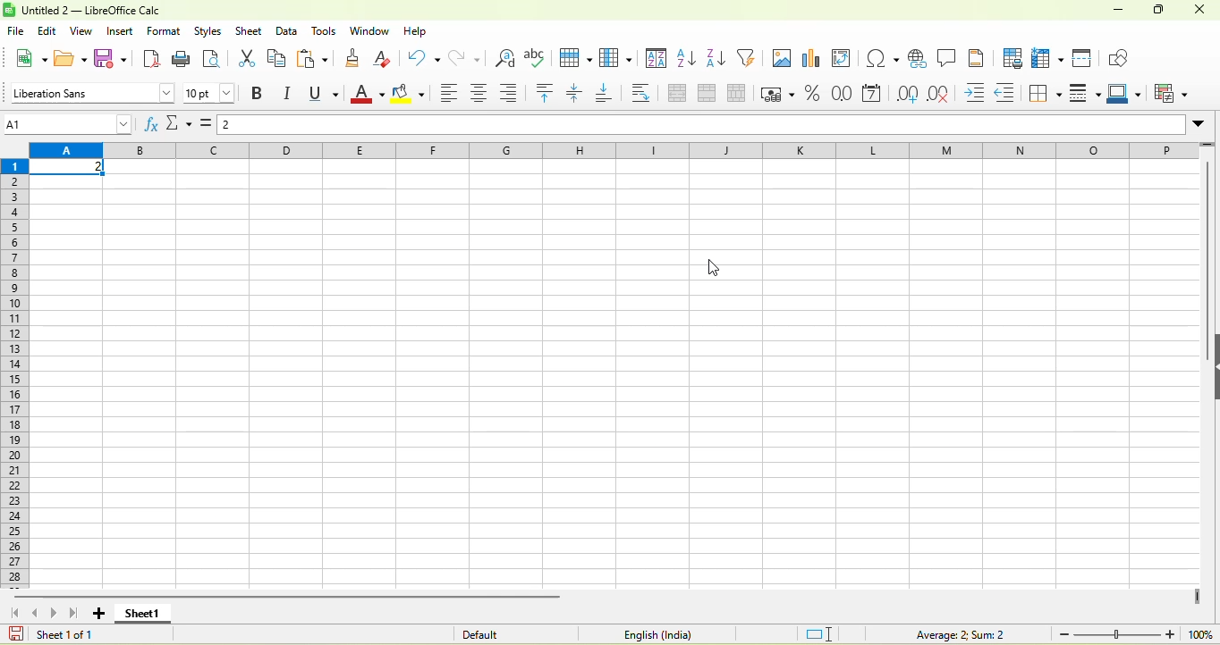 This screenshot has width=1220, height=645. What do you see at coordinates (817, 95) in the screenshot?
I see `format as percent` at bounding box center [817, 95].